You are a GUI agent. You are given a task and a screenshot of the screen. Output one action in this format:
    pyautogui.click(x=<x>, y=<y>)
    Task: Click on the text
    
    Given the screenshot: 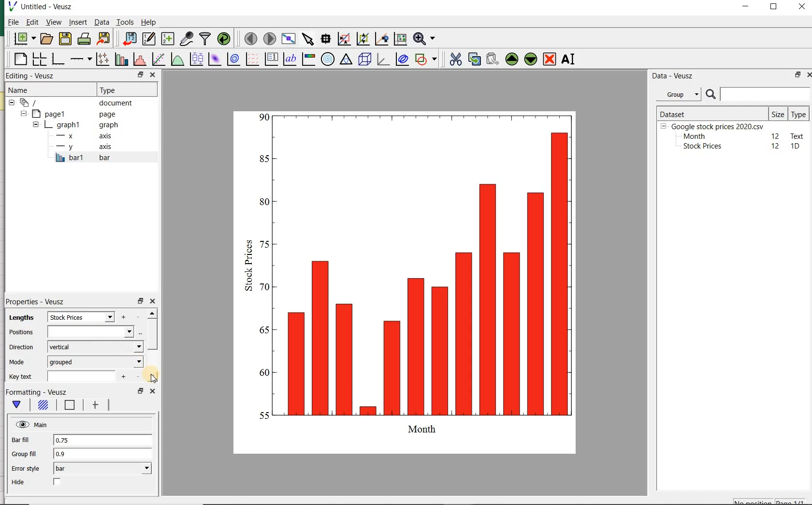 What is the action you would take?
    pyautogui.click(x=796, y=135)
    